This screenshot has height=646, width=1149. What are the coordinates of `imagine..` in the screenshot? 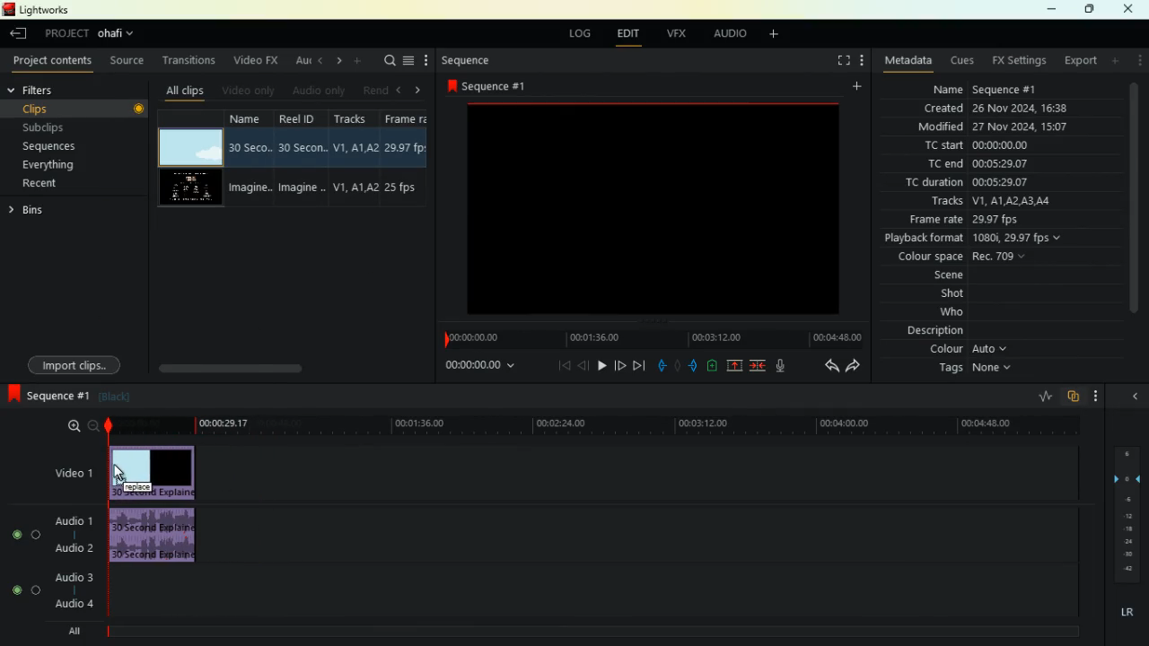 It's located at (250, 189).